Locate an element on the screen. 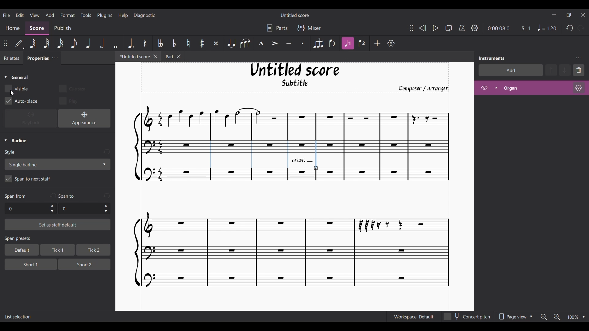 This screenshot has height=331, width=589. Tie is located at coordinates (231, 43).